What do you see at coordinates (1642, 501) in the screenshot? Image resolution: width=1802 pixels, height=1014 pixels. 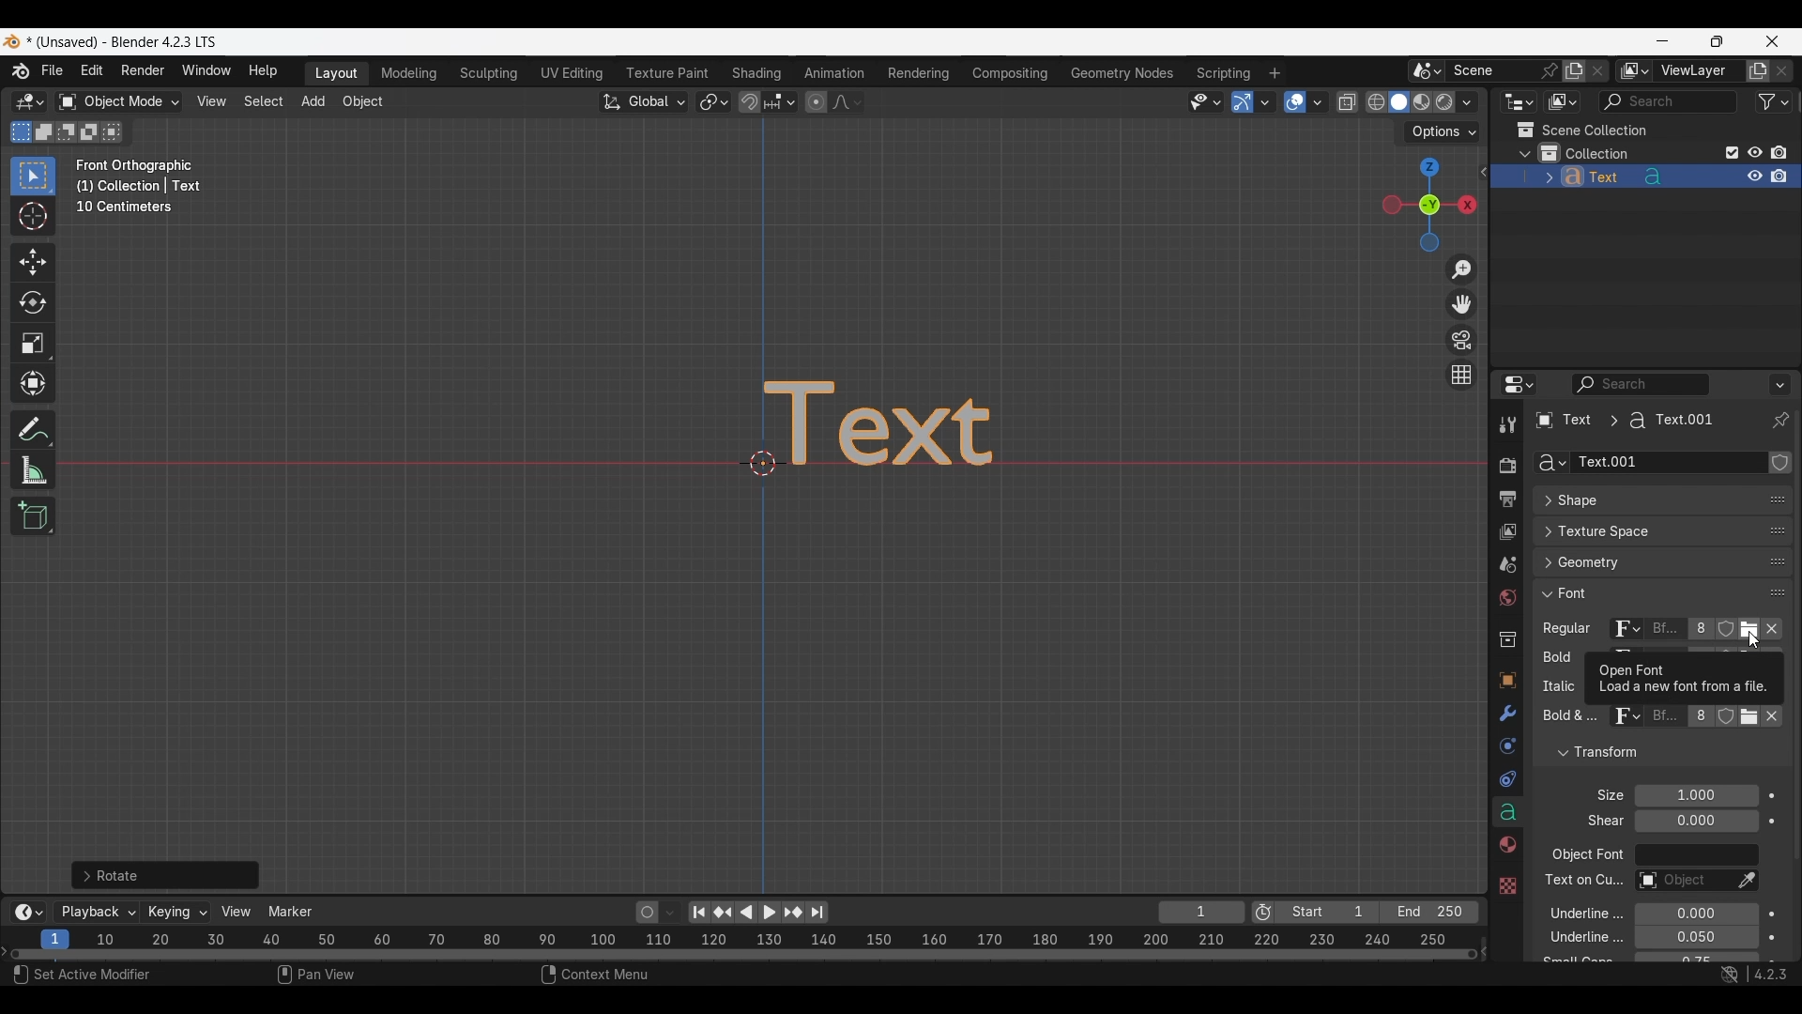 I see `Click to expand Shape` at bounding box center [1642, 501].